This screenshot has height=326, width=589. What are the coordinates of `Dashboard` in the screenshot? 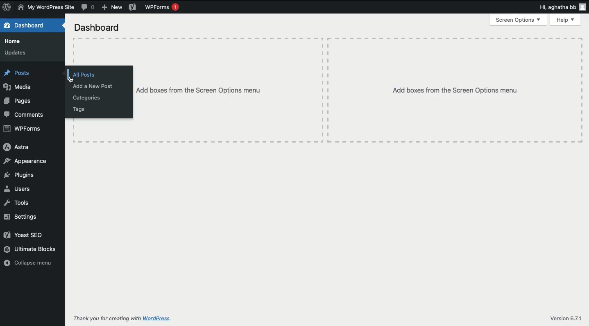 It's located at (98, 27).